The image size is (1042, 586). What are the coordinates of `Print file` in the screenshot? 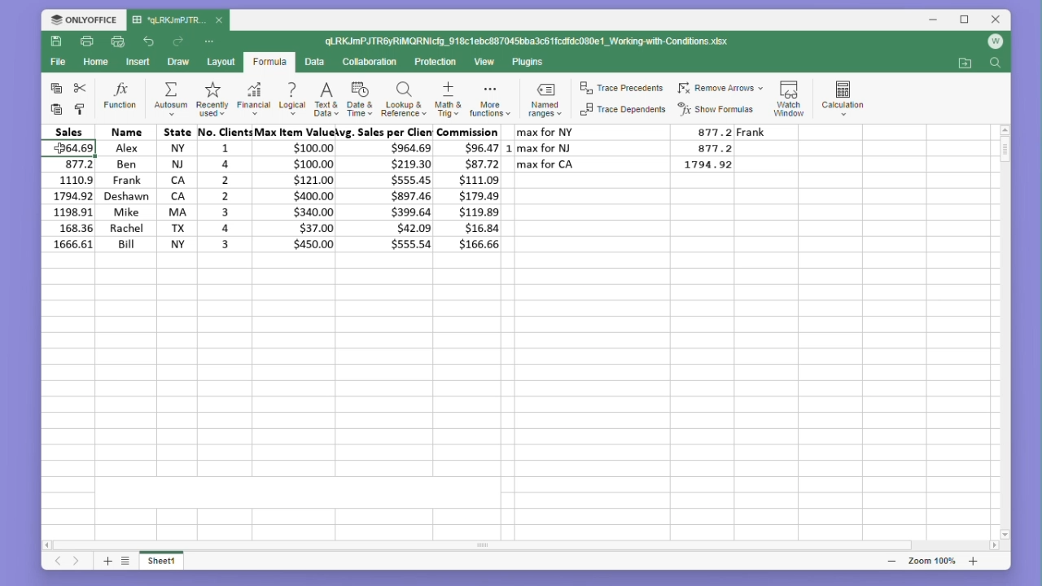 It's located at (86, 41).